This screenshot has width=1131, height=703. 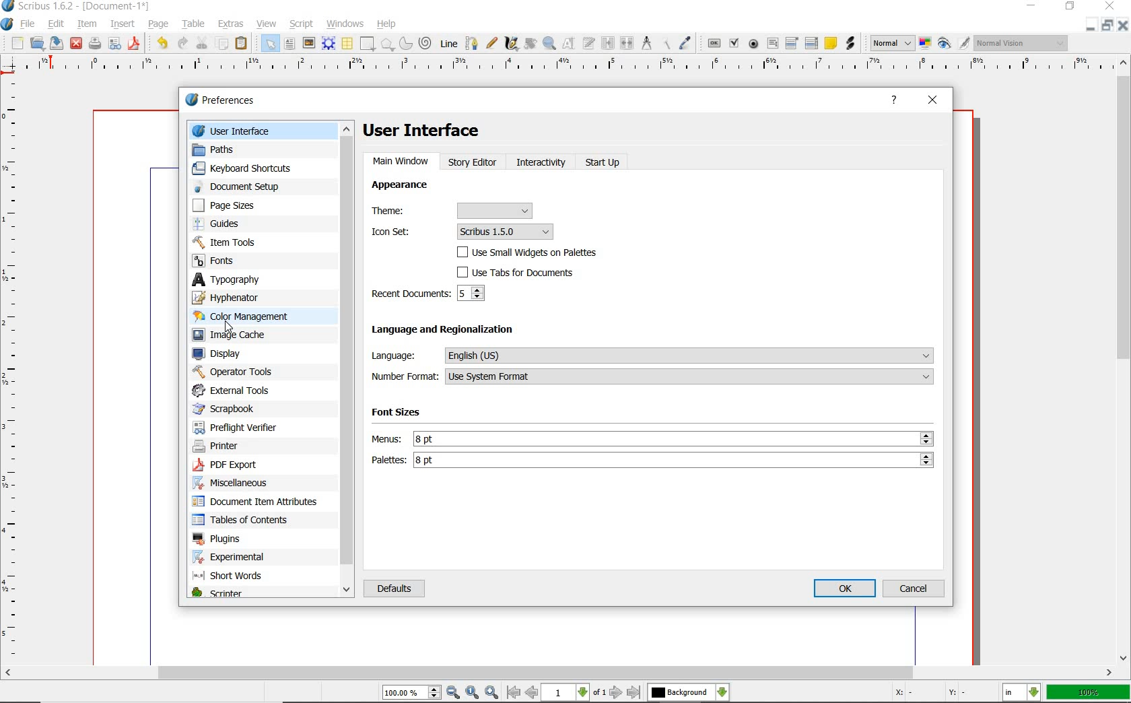 I want to click on user interface, so click(x=421, y=130).